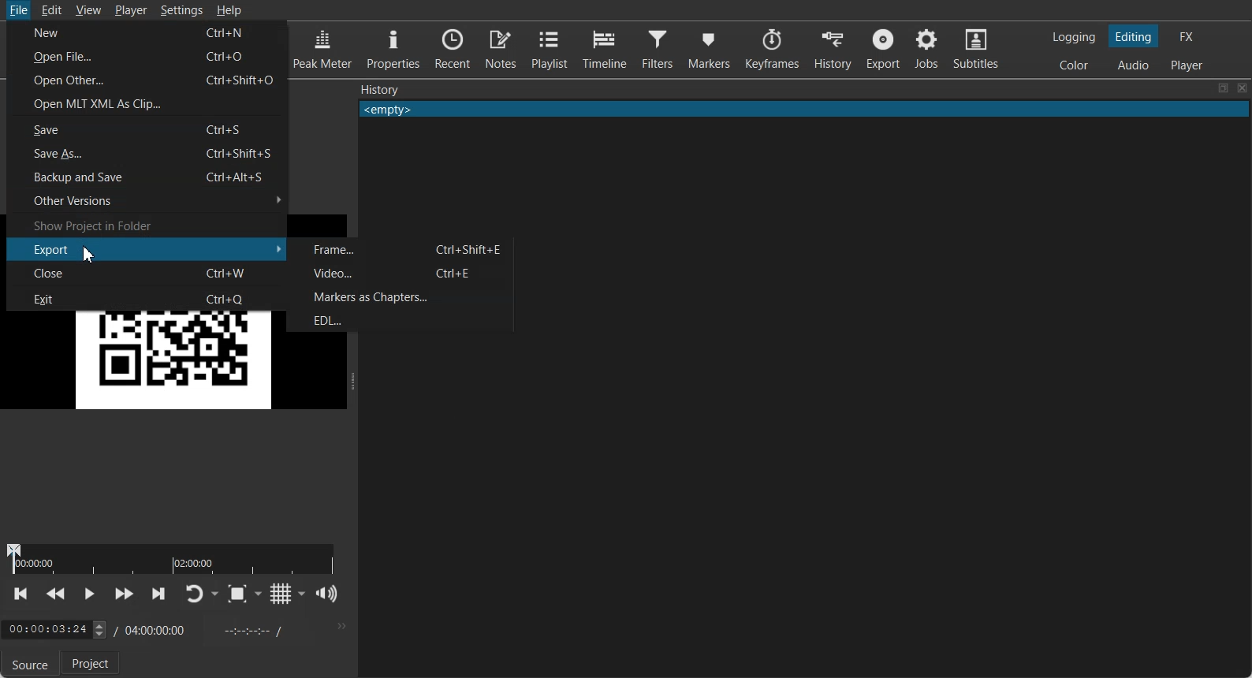 This screenshot has width=1252, height=678. What do you see at coordinates (193, 593) in the screenshot?
I see `Toggle player lopping` at bounding box center [193, 593].